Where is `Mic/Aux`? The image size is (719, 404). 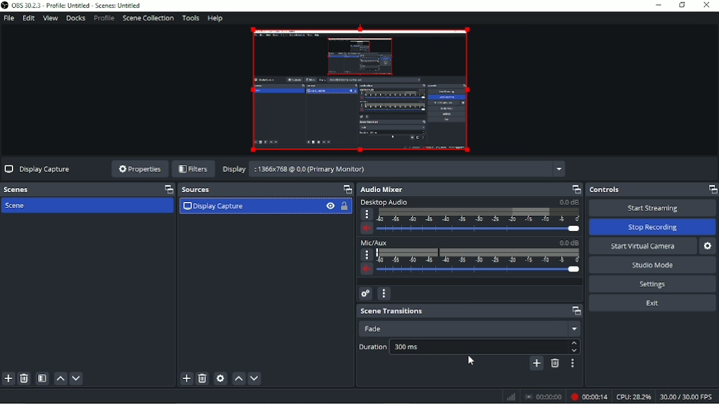
Mic/Aux is located at coordinates (469, 259).